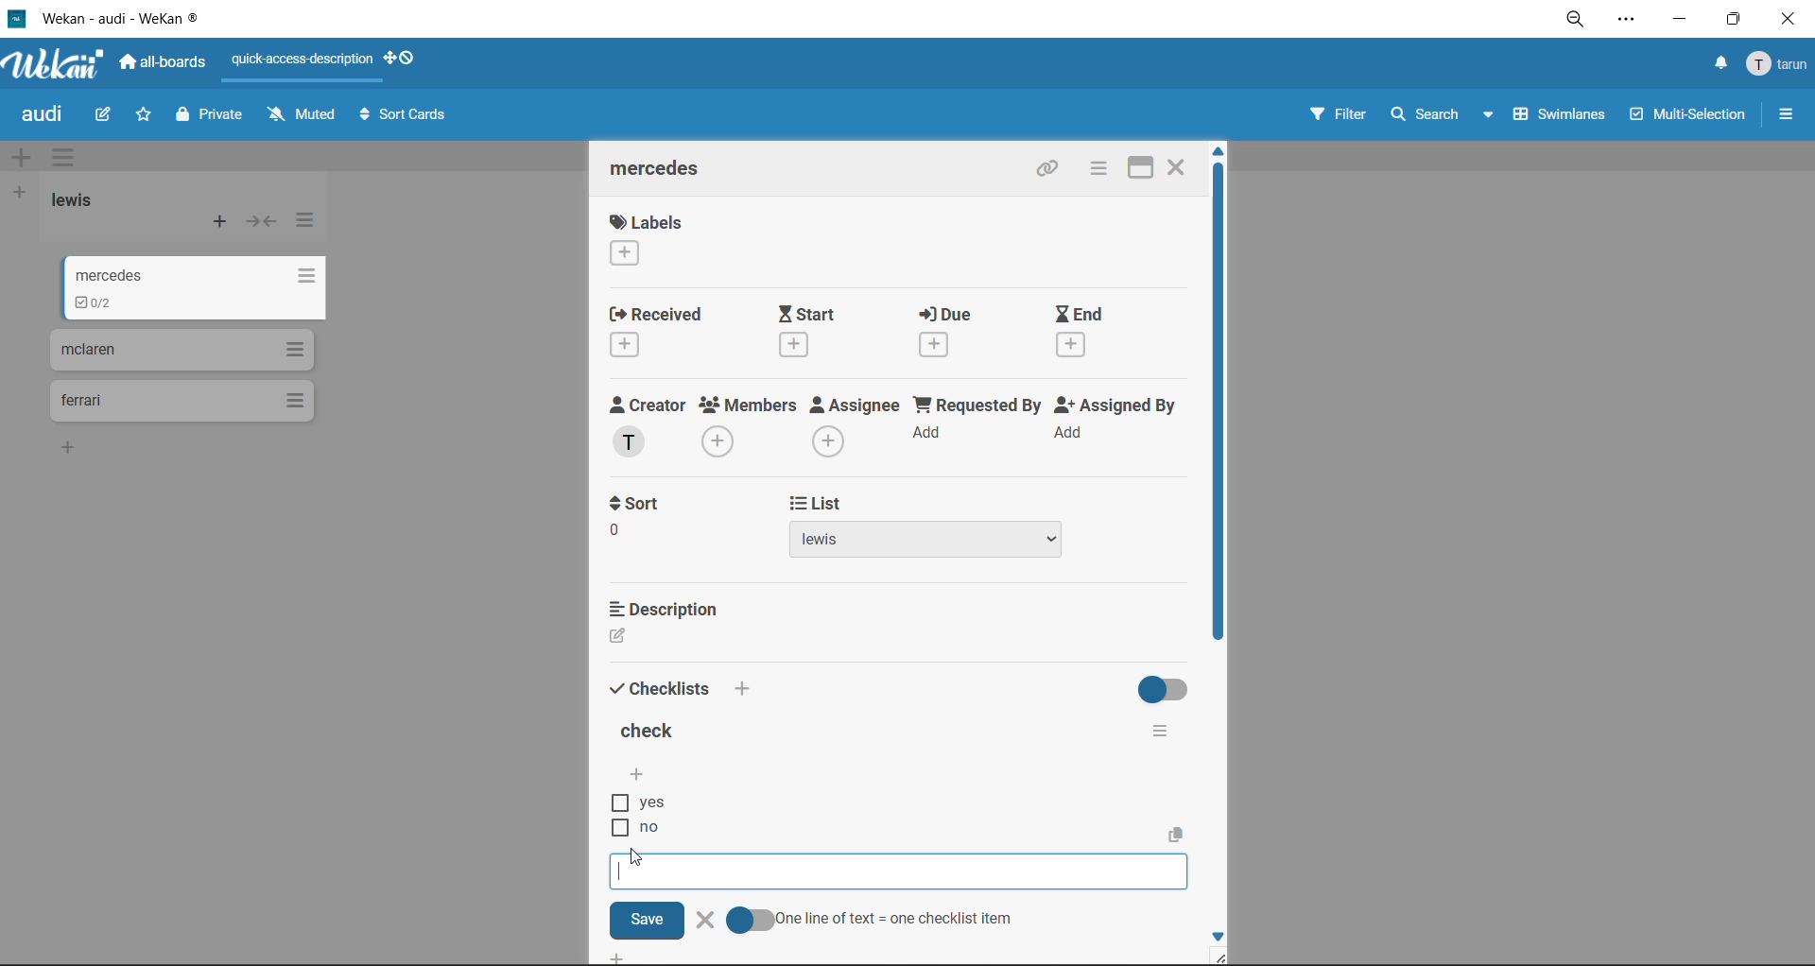 The height and width of the screenshot is (966, 1815). What do you see at coordinates (1183, 167) in the screenshot?
I see `close` at bounding box center [1183, 167].